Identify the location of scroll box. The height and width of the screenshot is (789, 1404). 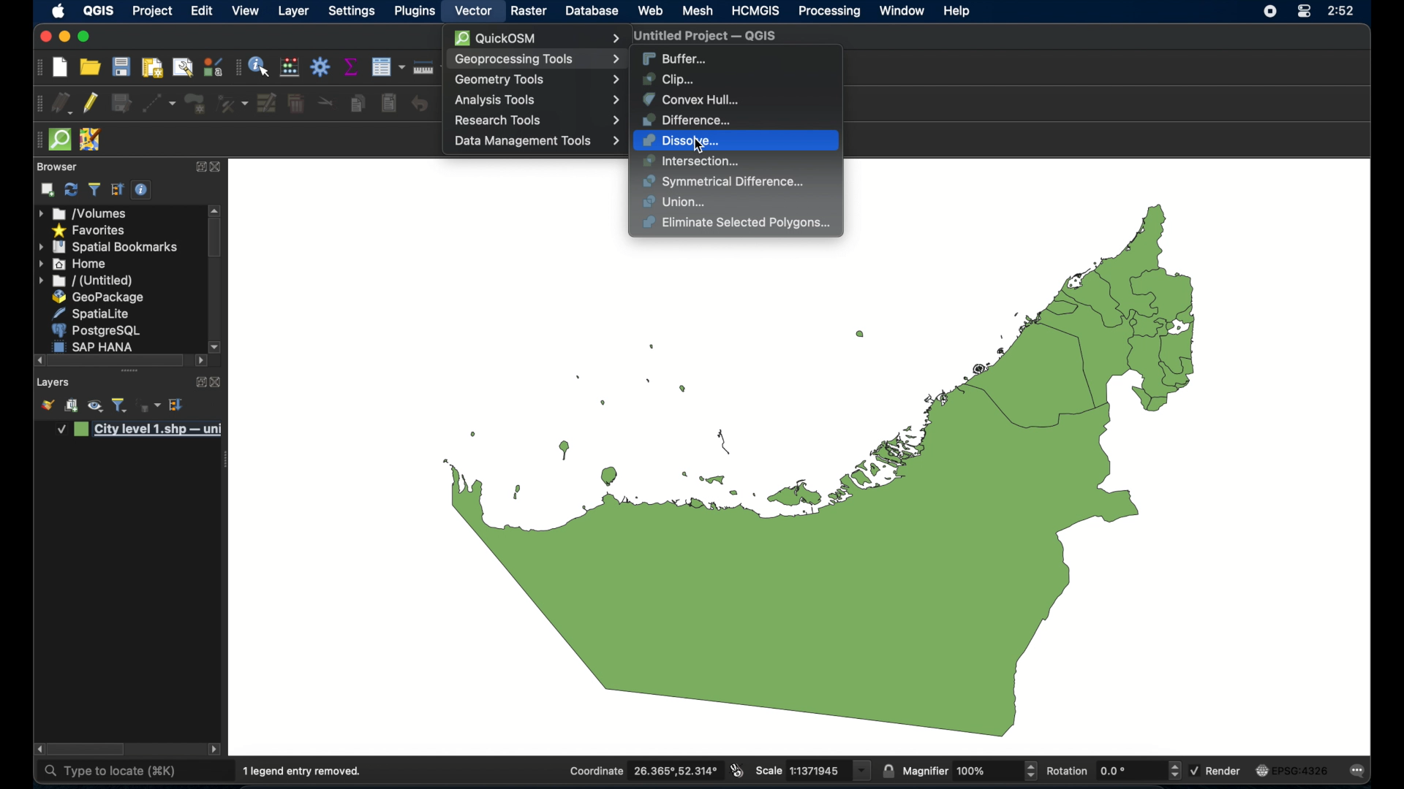
(215, 240).